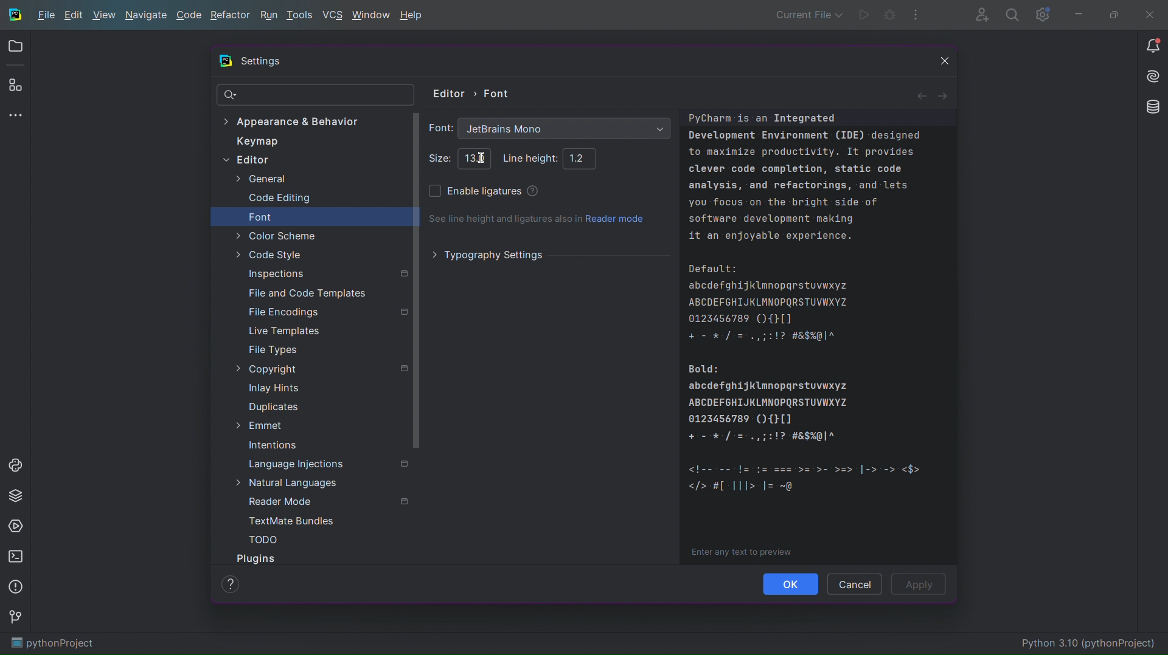 This screenshot has width=1168, height=655. I want to click on Cancel, so click(855, 583).